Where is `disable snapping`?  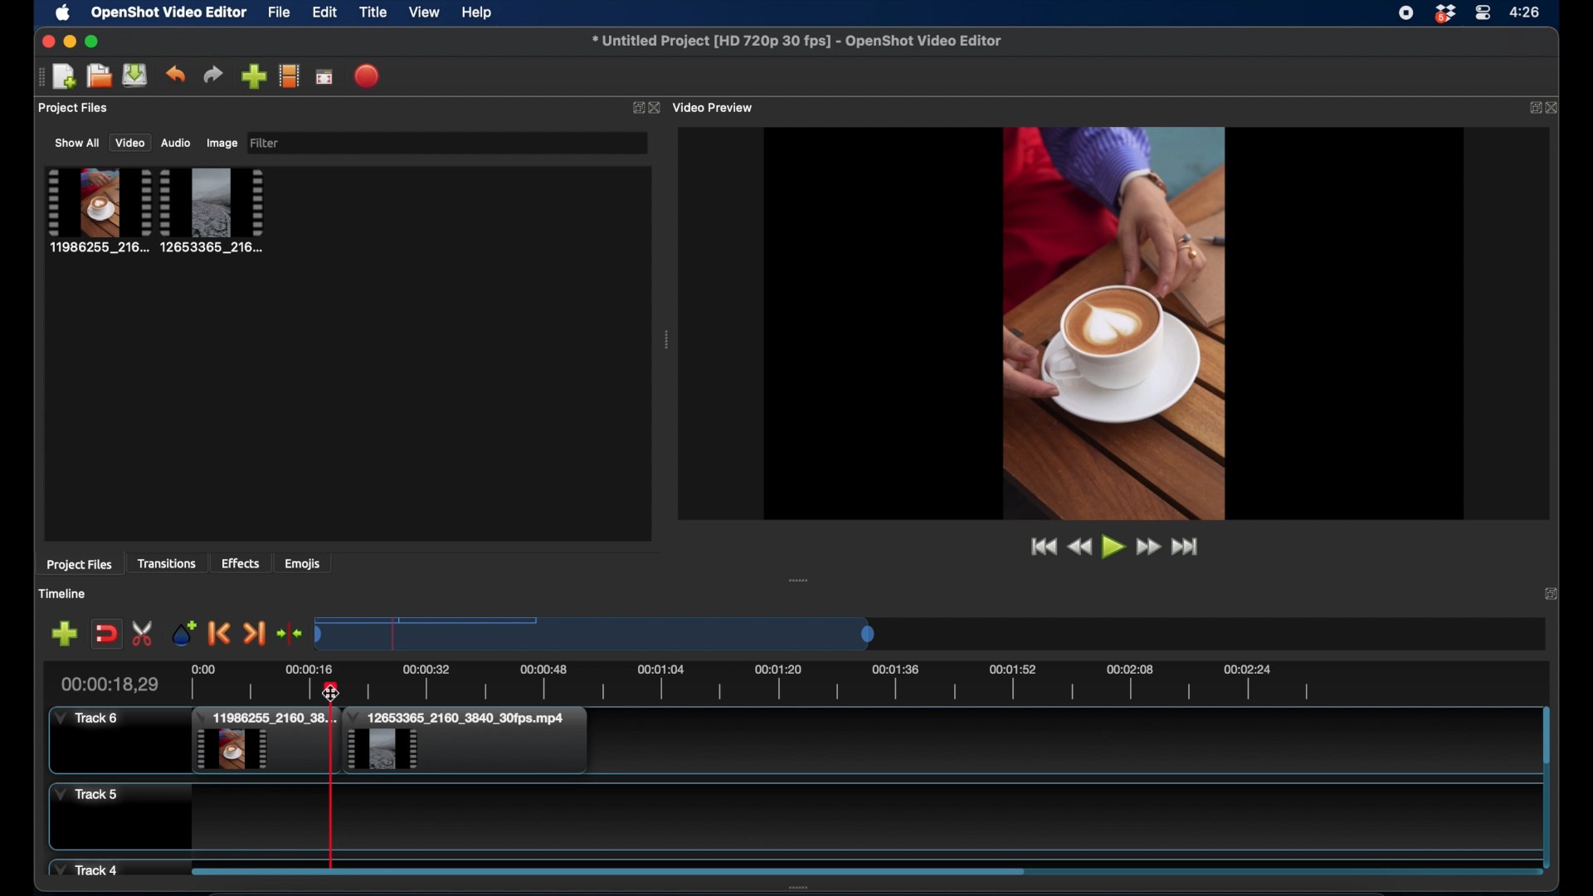
disable snapping is located at coordinates (106, 632).